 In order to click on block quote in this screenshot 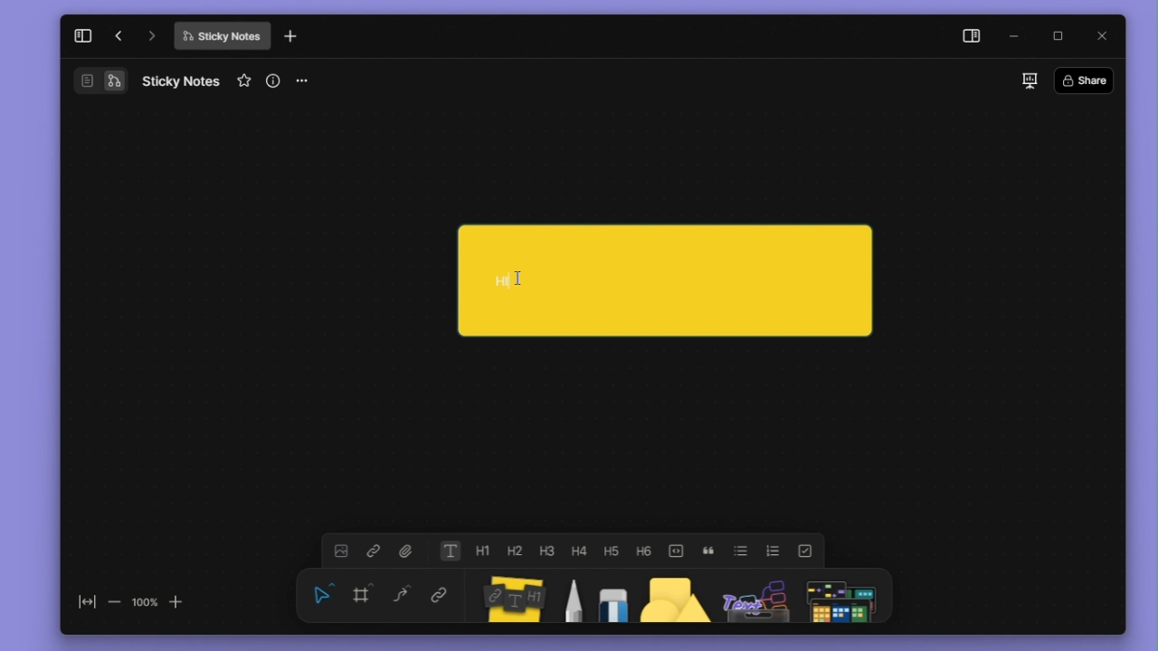, I will do `click(711, 552)`.